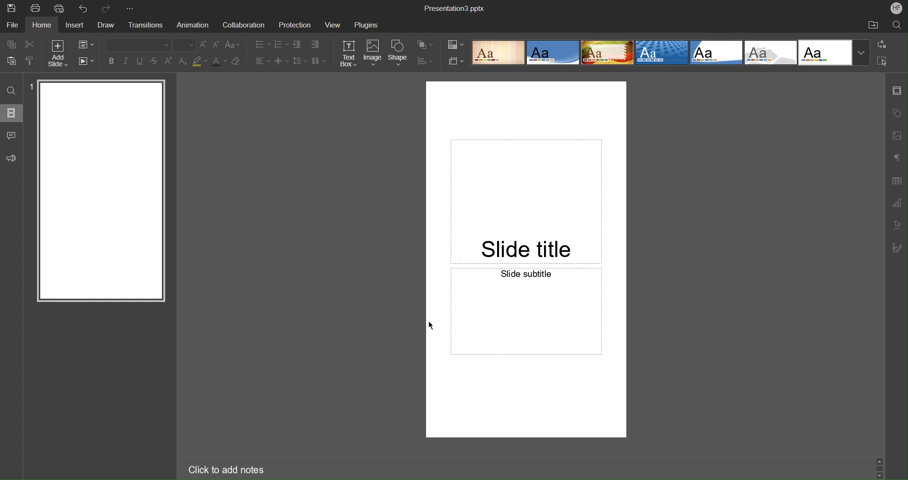 This screenshot has width=908, height=480. What do you see at coordinates (296, 26) in the screenshot?
I see `Protection` at bounding box center [296, 26].